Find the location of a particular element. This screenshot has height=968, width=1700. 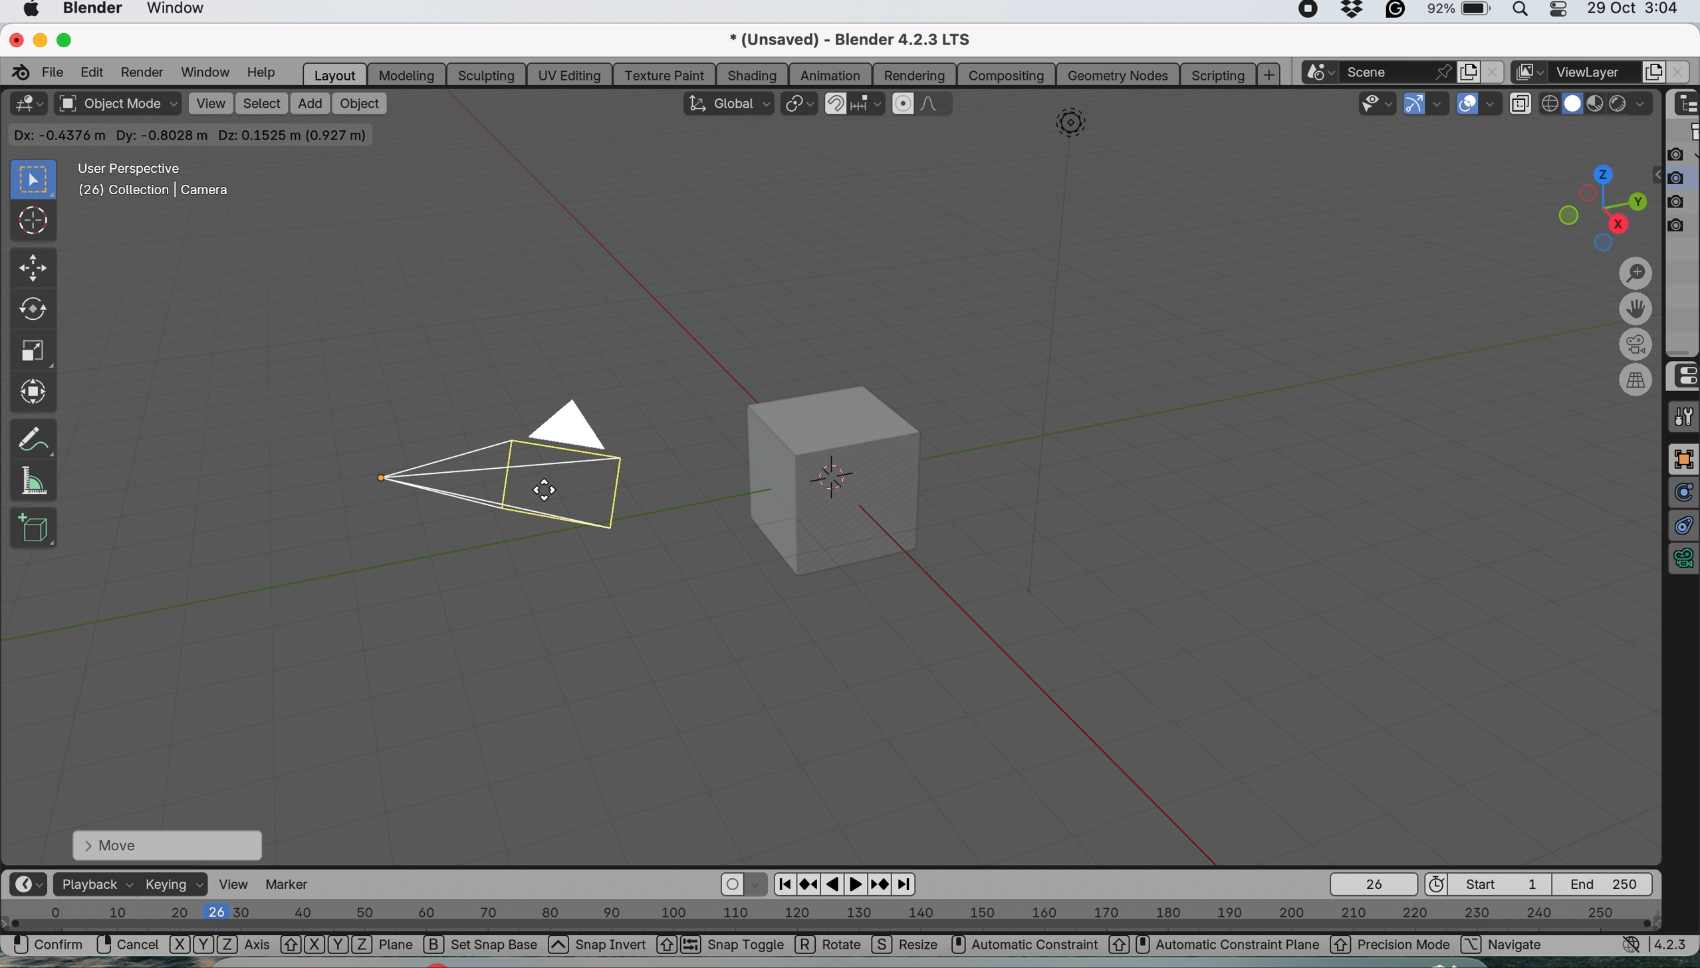

close is located at coordinates (1491, 72).